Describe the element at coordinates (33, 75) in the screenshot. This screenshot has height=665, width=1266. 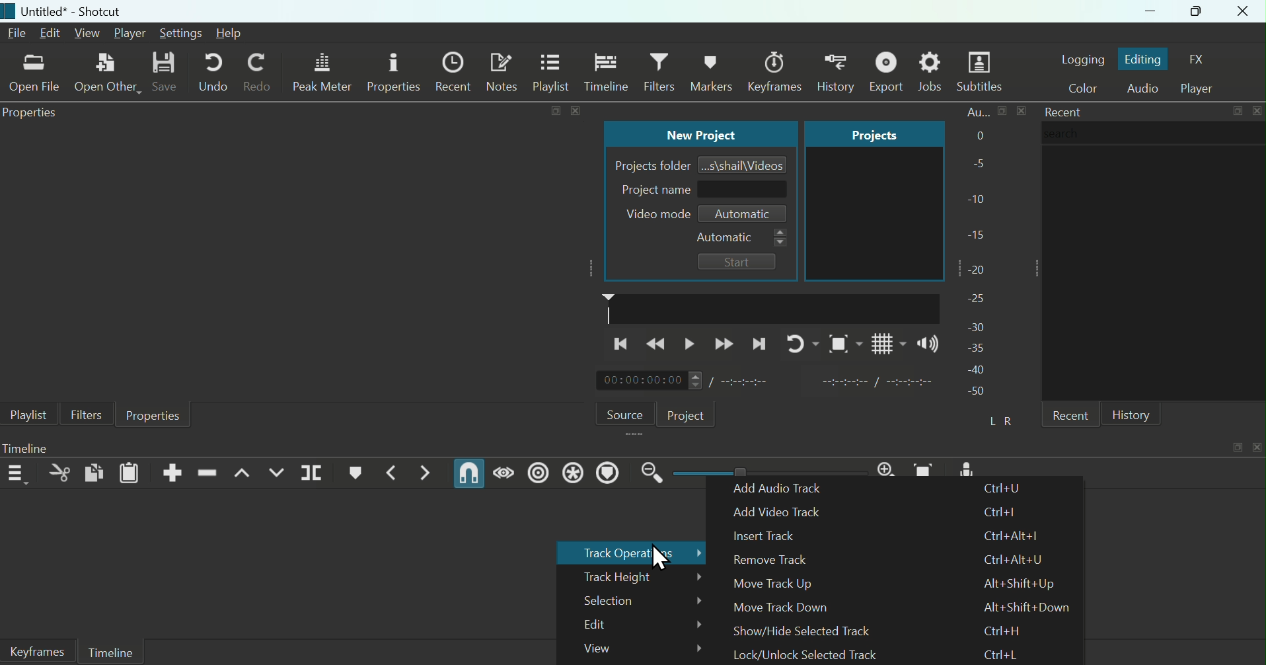
I see `Open File` at that location.